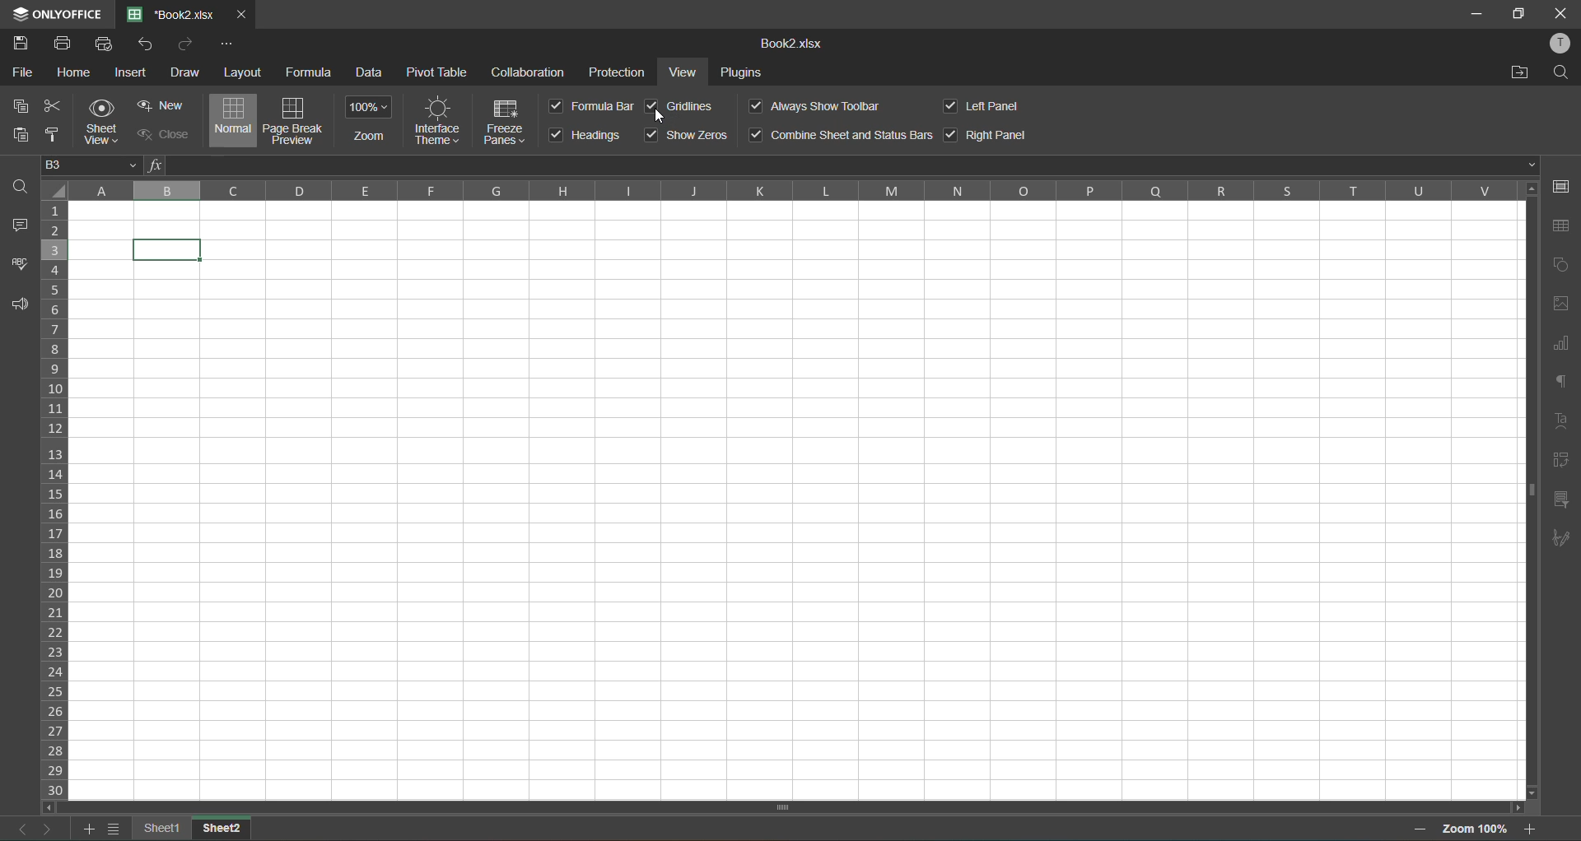 The height and width of the screenshot is (841, 1581). I want to click on layout, so click(244, 72).